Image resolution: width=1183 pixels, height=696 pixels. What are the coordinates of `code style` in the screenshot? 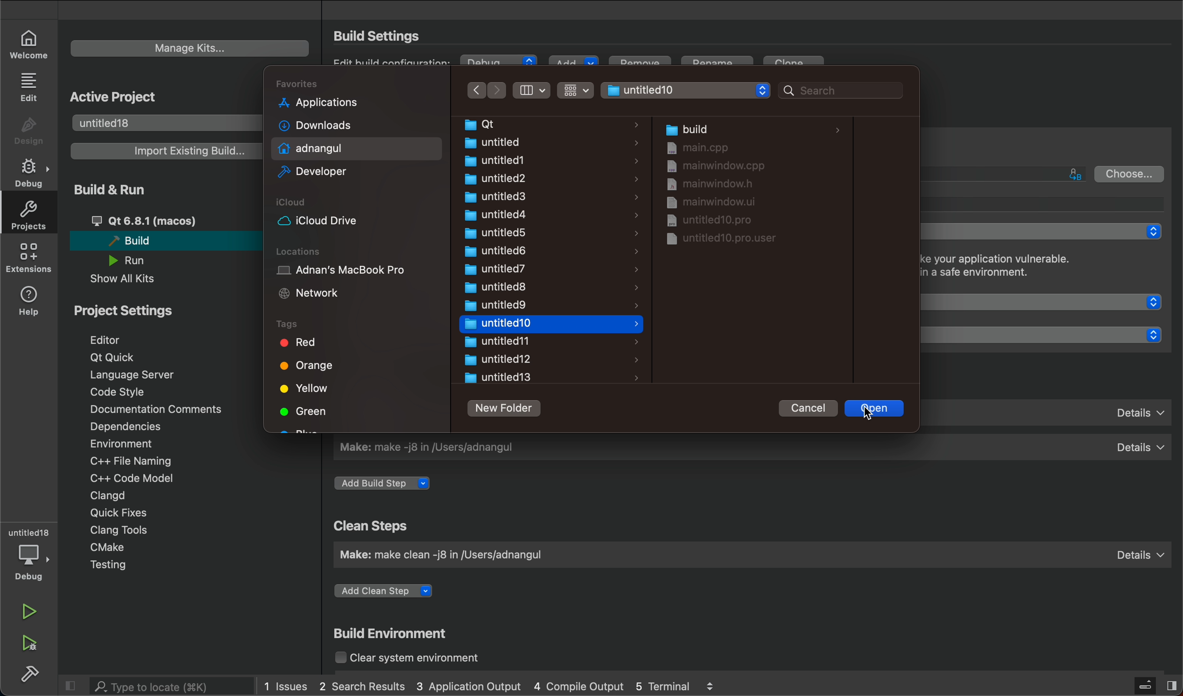 It's located at (118, 393).